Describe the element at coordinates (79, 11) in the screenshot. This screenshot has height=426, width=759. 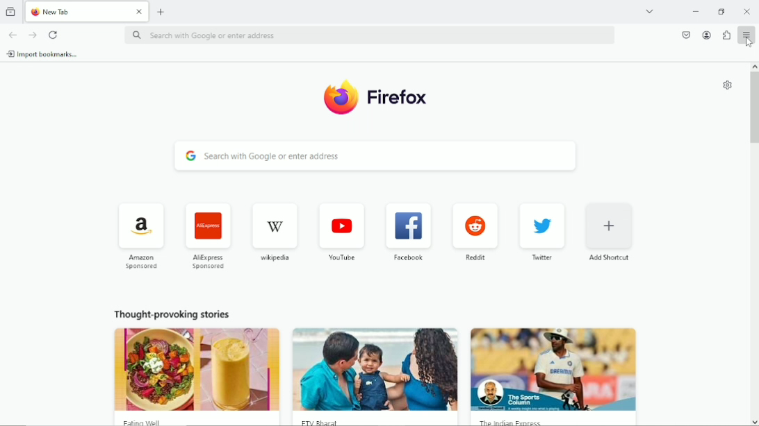
I see `New Tab` at that location.